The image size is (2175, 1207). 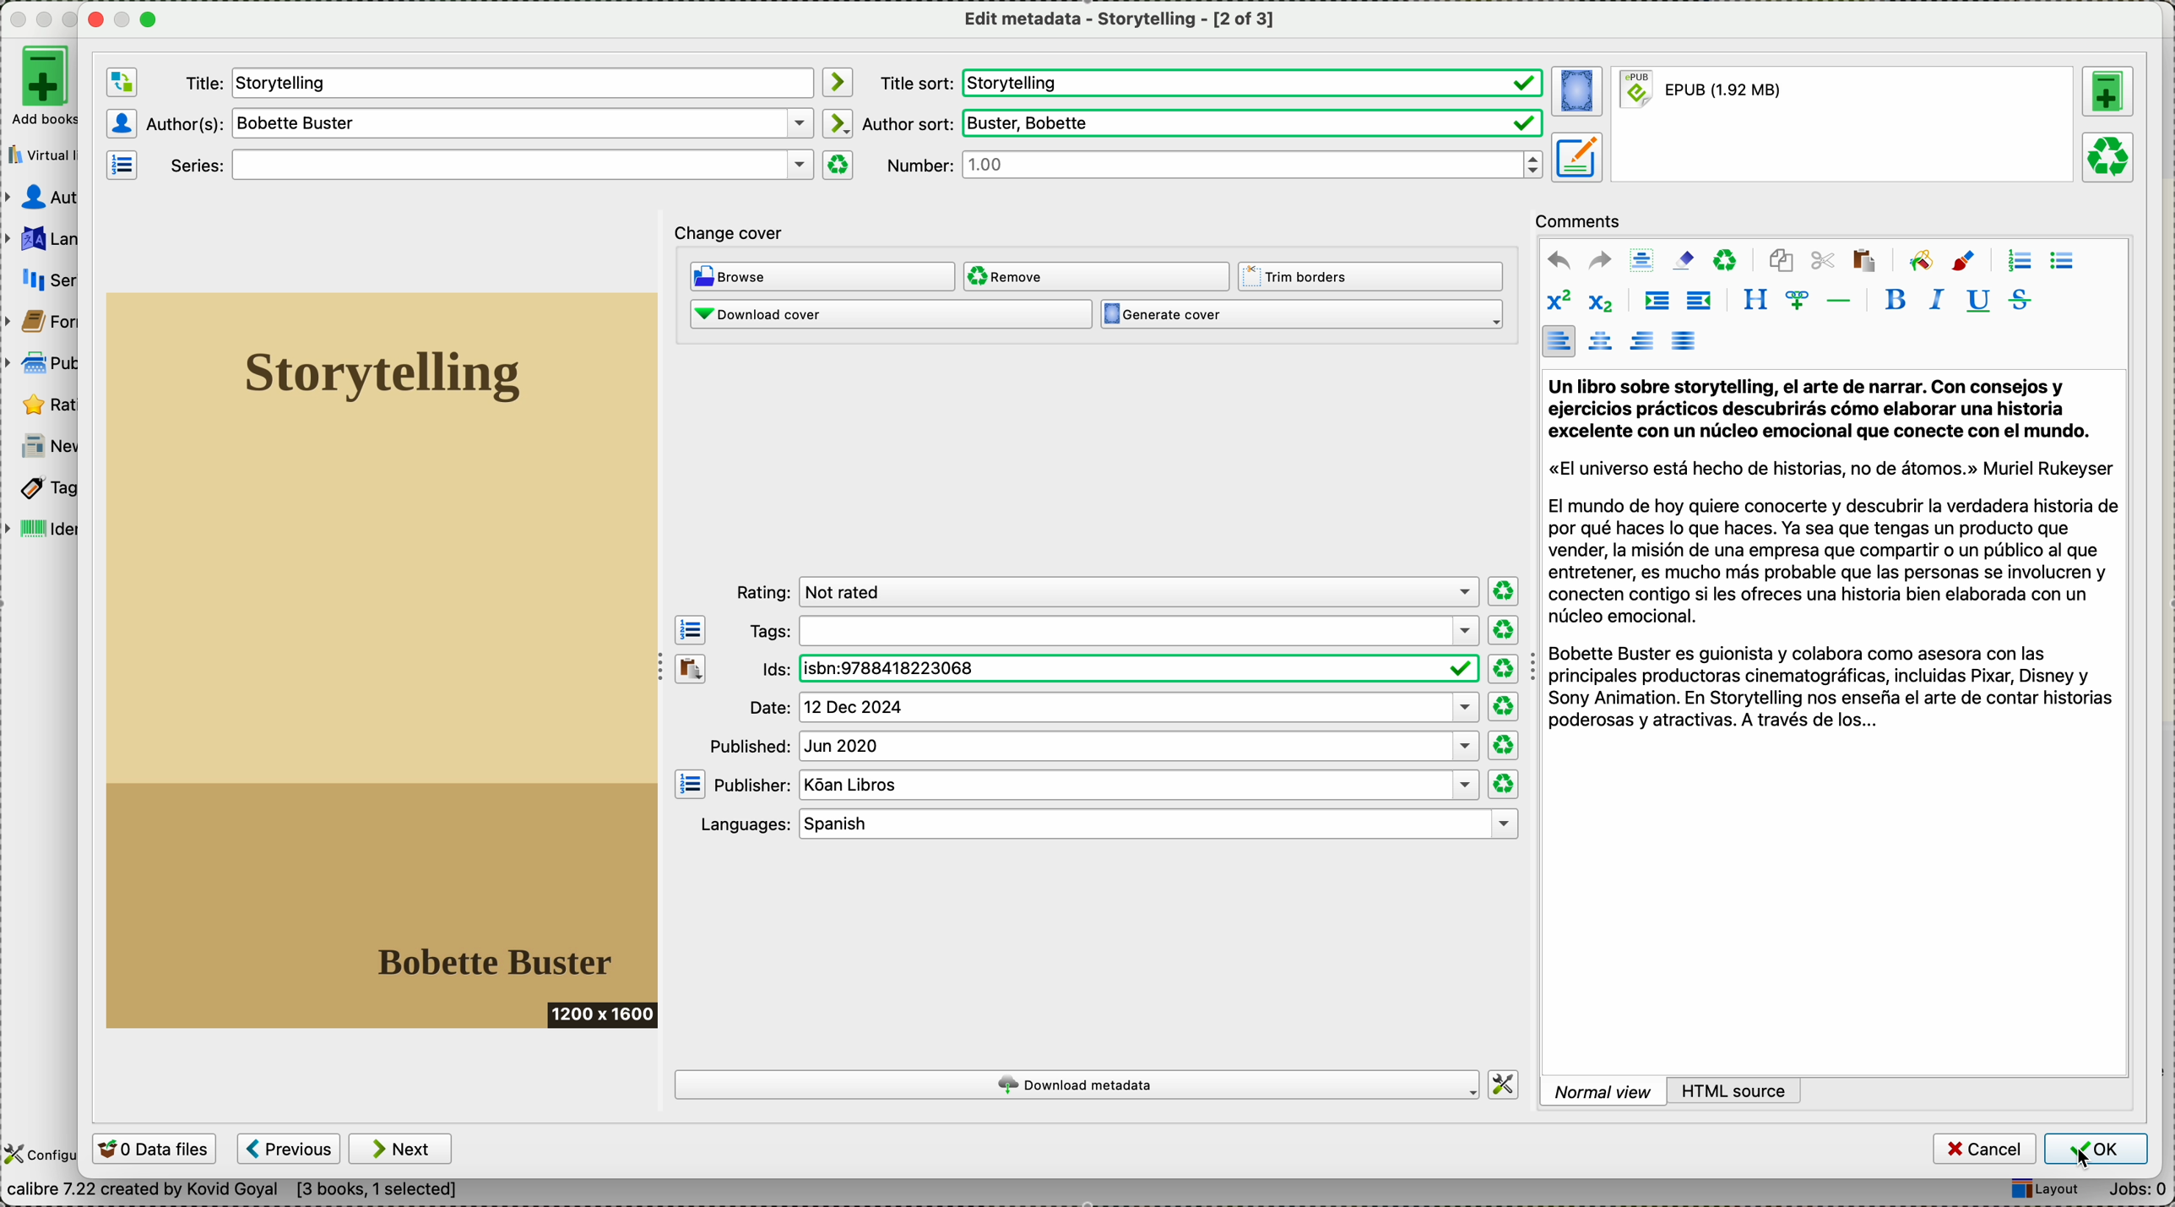 I want to click on browse, so click(x=823, y=278).